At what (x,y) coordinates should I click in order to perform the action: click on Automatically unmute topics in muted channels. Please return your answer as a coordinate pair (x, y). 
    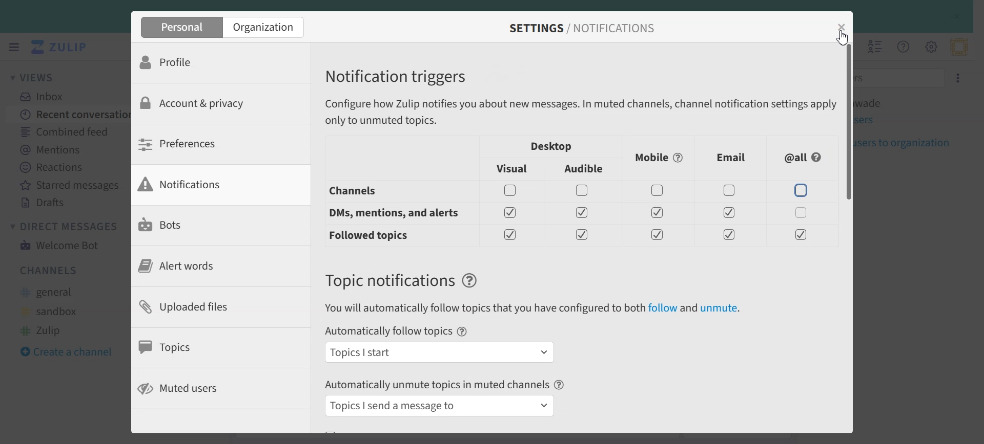
    Looking at the image, I should click on (437, 384).